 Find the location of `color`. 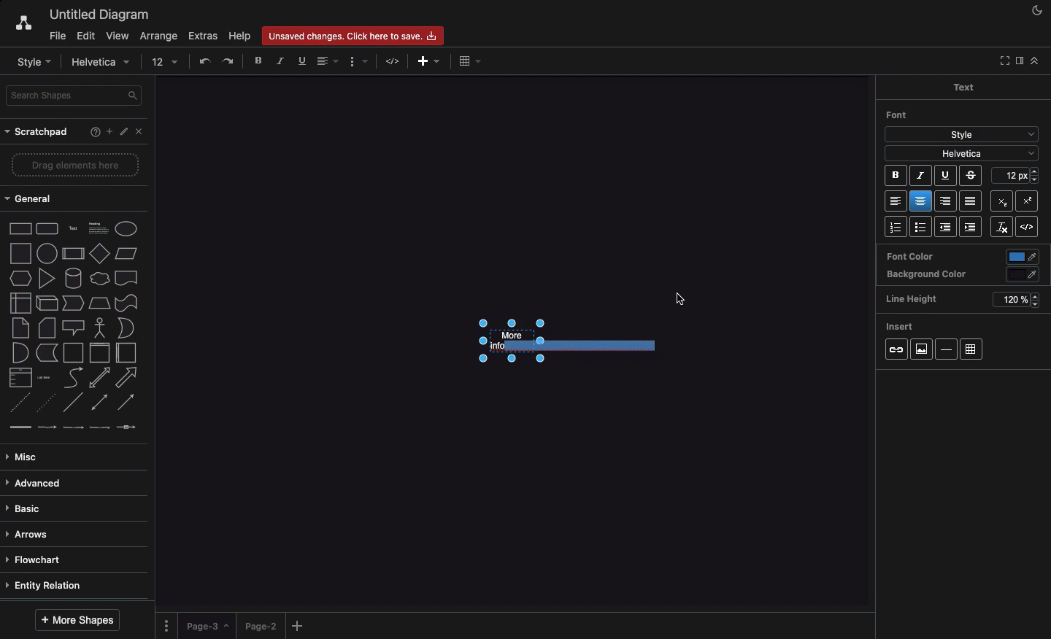

color is located at coordinates (1023, 257).